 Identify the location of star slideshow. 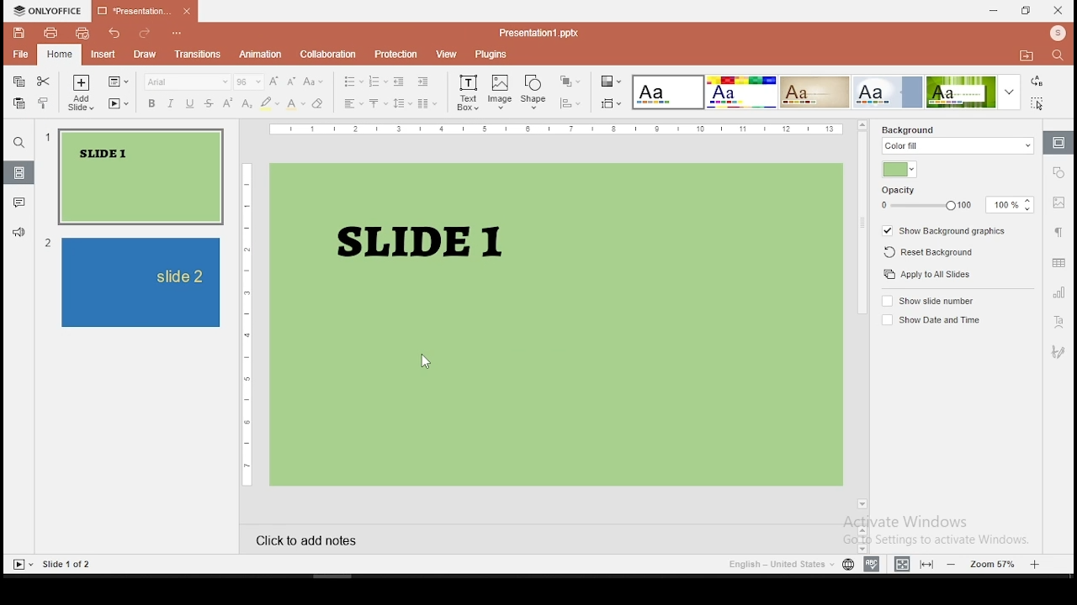
(119, 103).